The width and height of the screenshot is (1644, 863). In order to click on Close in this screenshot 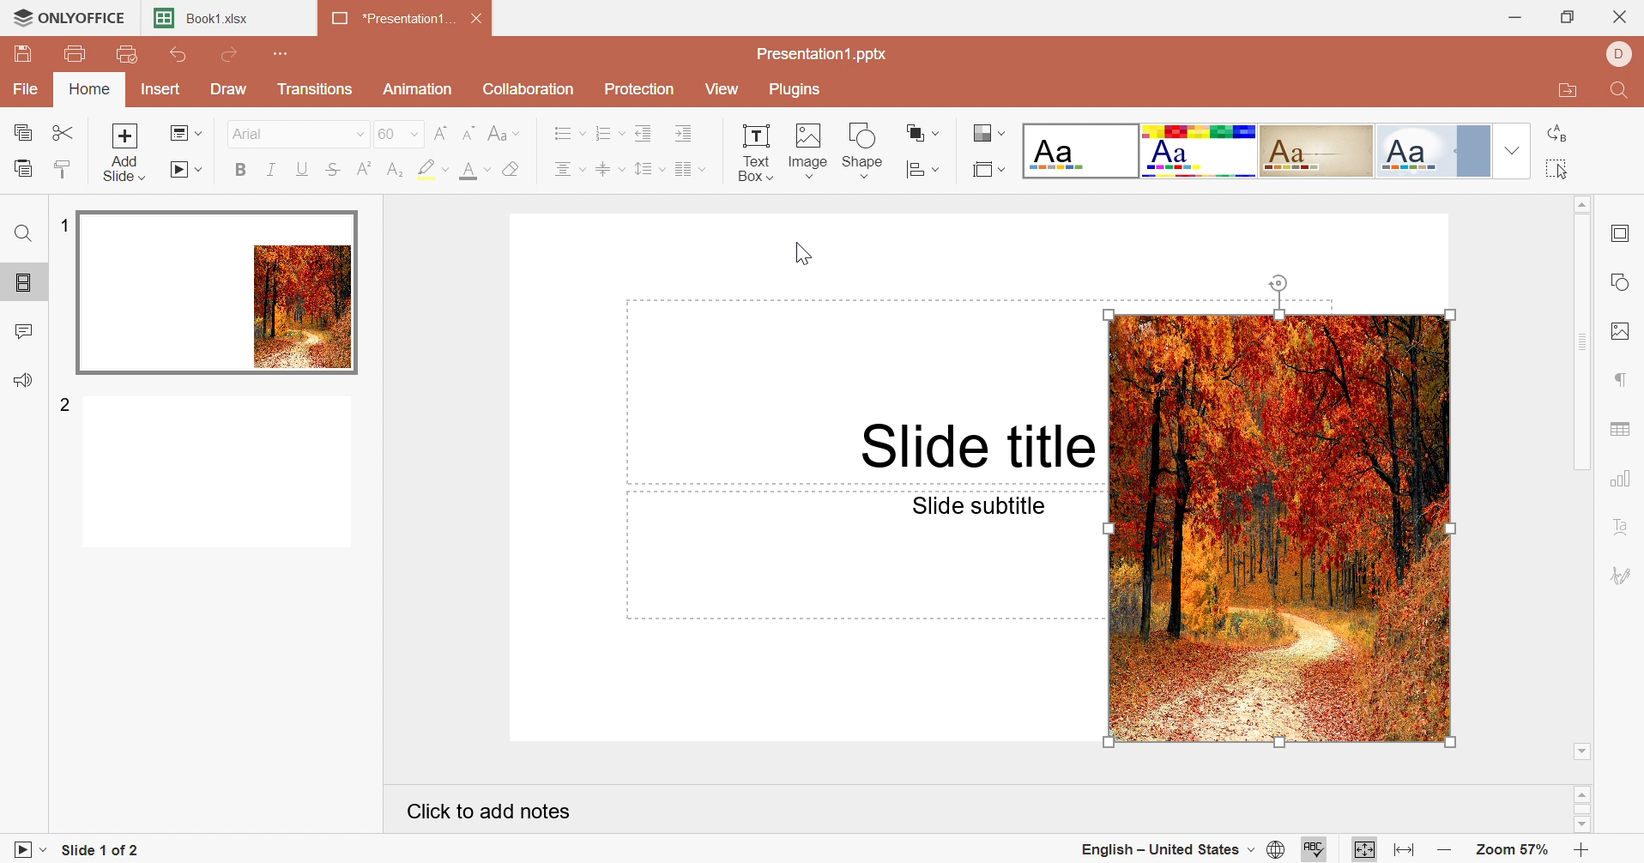, I will do `click(1619, 16)`.